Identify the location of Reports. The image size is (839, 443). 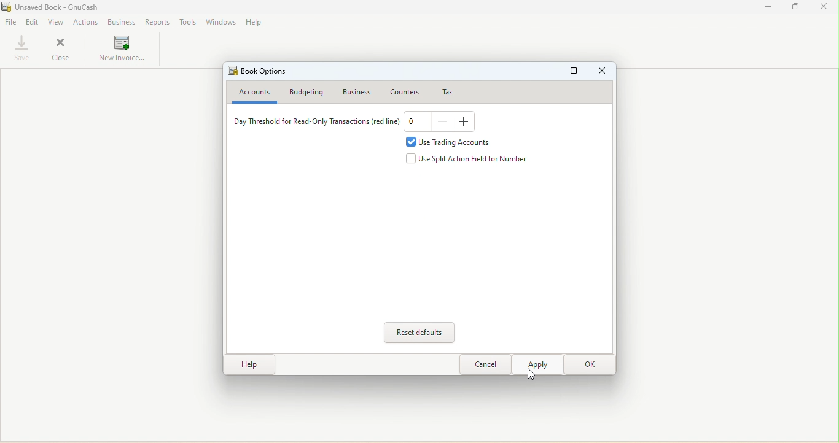
(155, 21).